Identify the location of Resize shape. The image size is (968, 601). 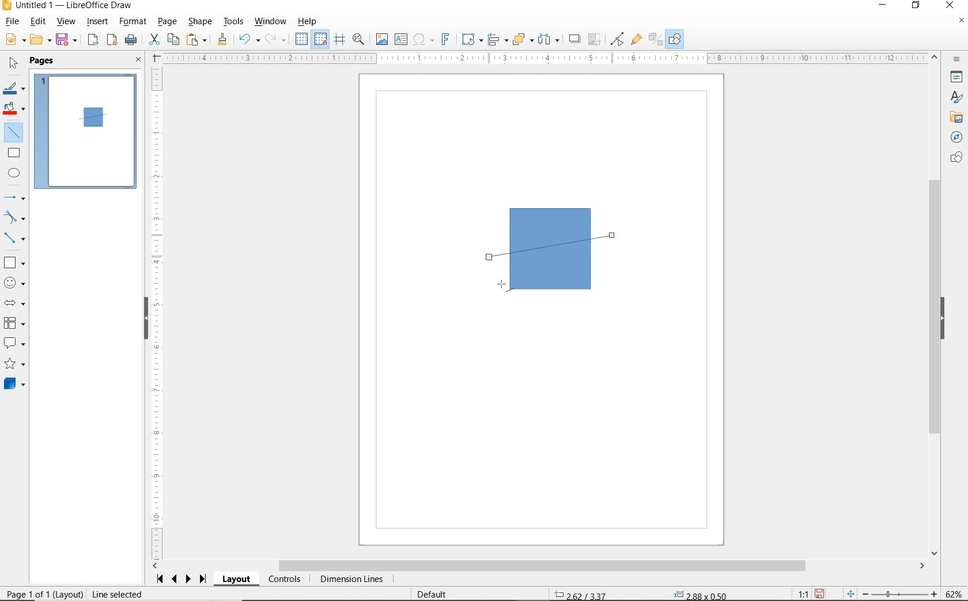
(177, 594).